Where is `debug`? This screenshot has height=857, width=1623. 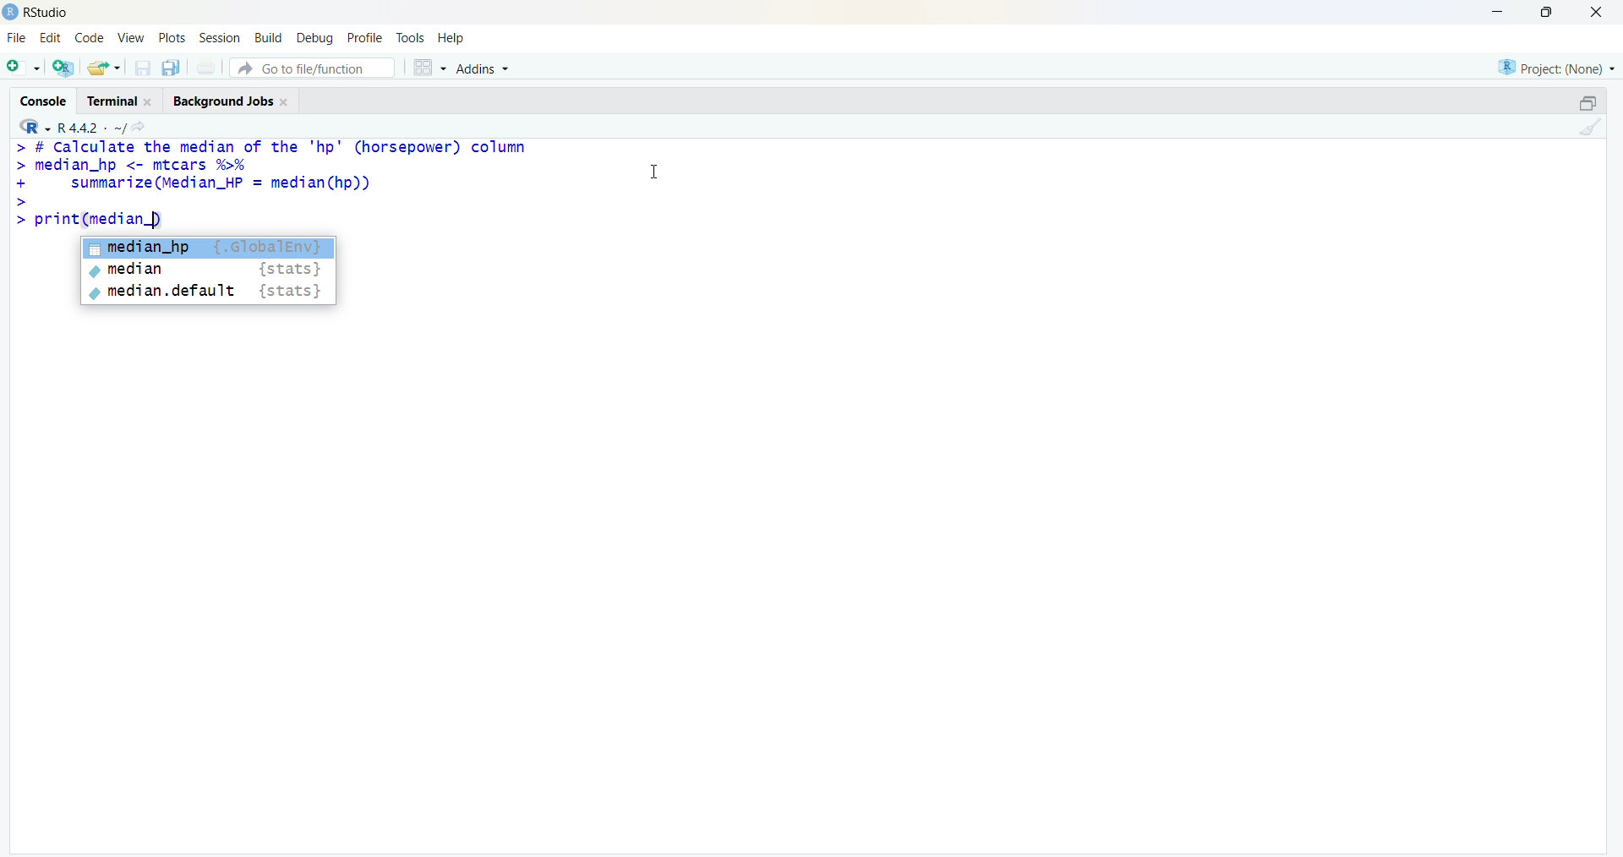
debug is located at coordinates (314, 40).